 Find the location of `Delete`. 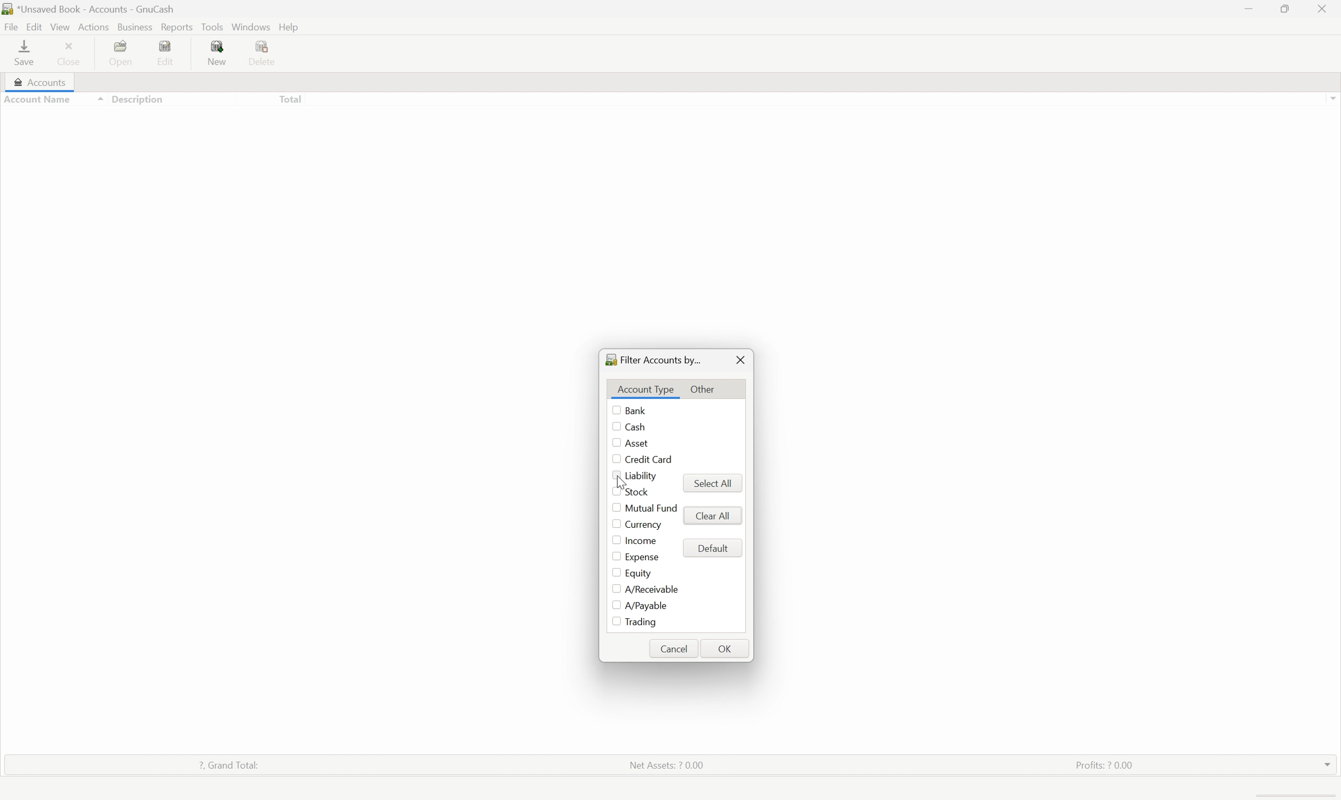

Delete is located at coordinates (265, 54).